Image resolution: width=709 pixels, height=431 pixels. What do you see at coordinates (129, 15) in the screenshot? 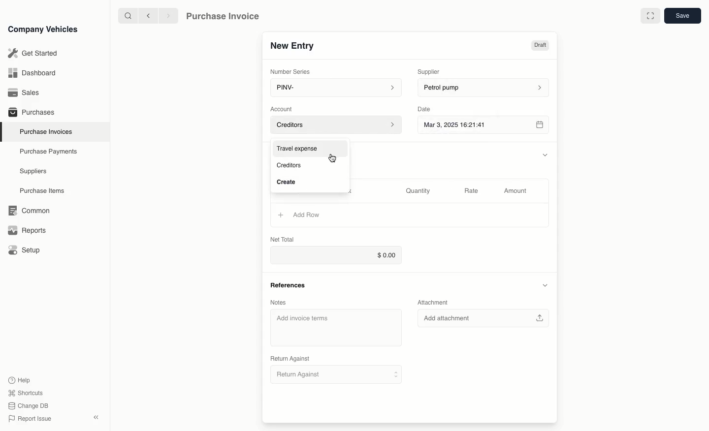
I see `search` at bounding box center [129, 15].